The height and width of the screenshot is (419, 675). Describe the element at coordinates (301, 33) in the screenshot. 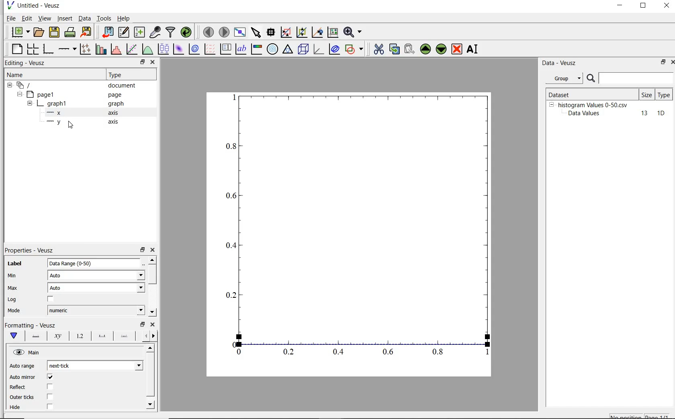

I see `click or draw a rectangle to zoom on graph axes` at that location.